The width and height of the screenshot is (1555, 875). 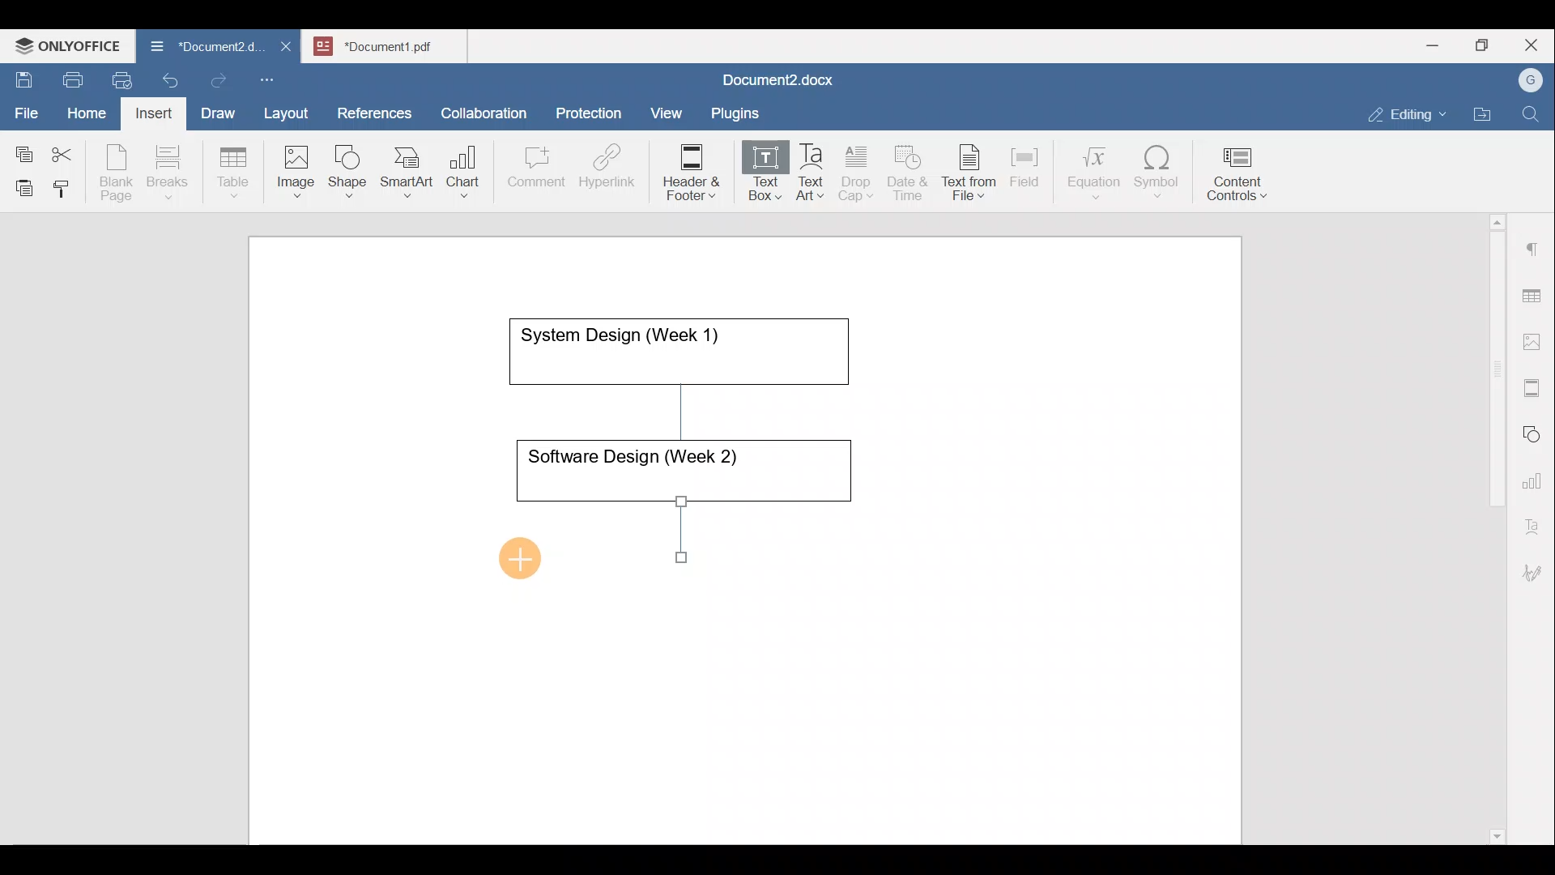 What do you see at coordinates (774, 82) in the screenshot?
I see `Document name` at bounding box center [774, 82].